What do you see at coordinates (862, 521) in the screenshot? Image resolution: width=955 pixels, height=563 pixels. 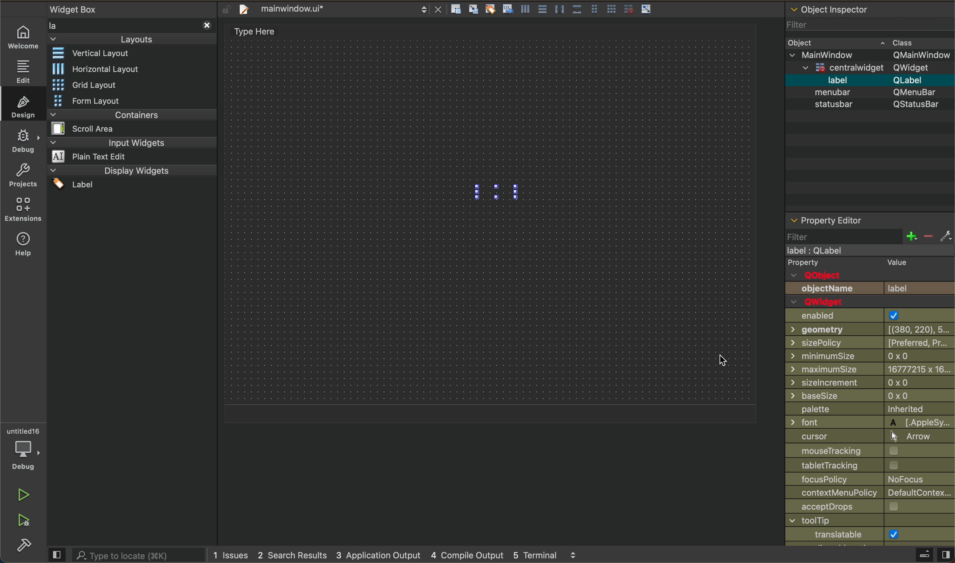 I see `window title` at bounding box center [862, 521].